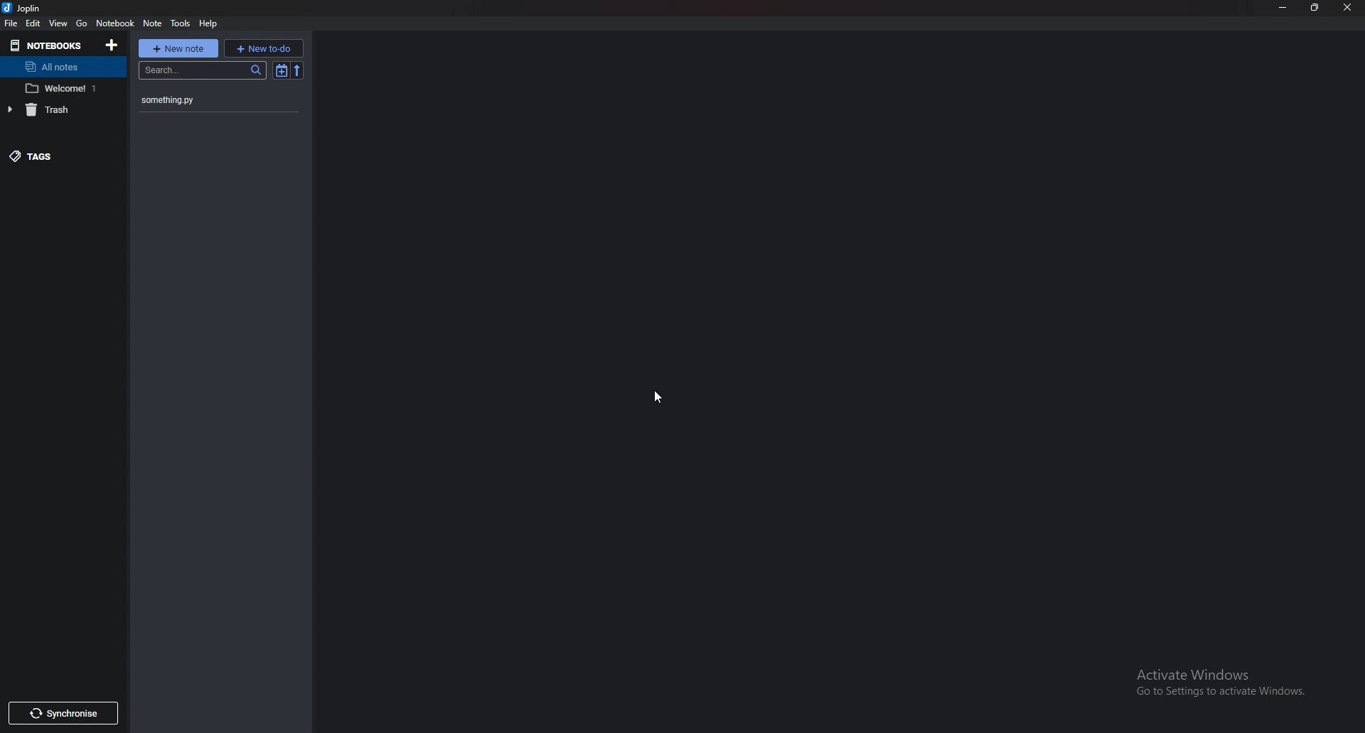 This screenshot has width=1365, height=733. What do you see at coordinates (11, 23) in the screenshot?
I see `file` at bounding box center [11, 23].